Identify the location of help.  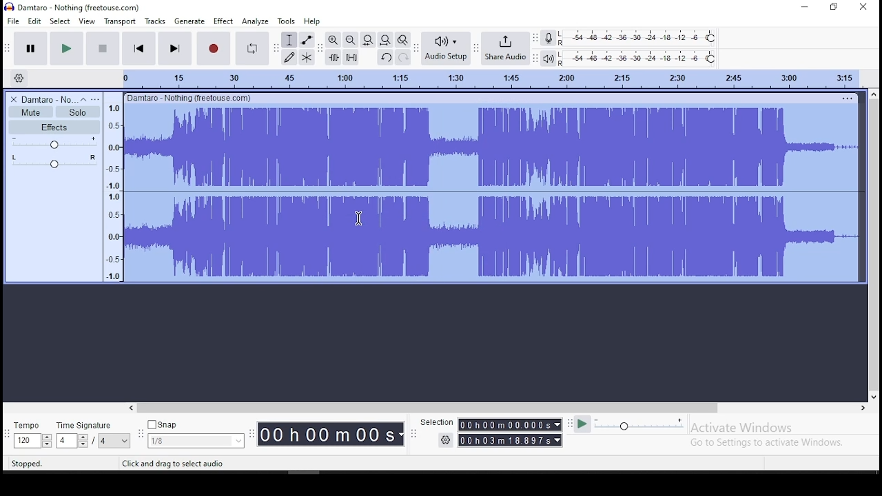
(312, 21).